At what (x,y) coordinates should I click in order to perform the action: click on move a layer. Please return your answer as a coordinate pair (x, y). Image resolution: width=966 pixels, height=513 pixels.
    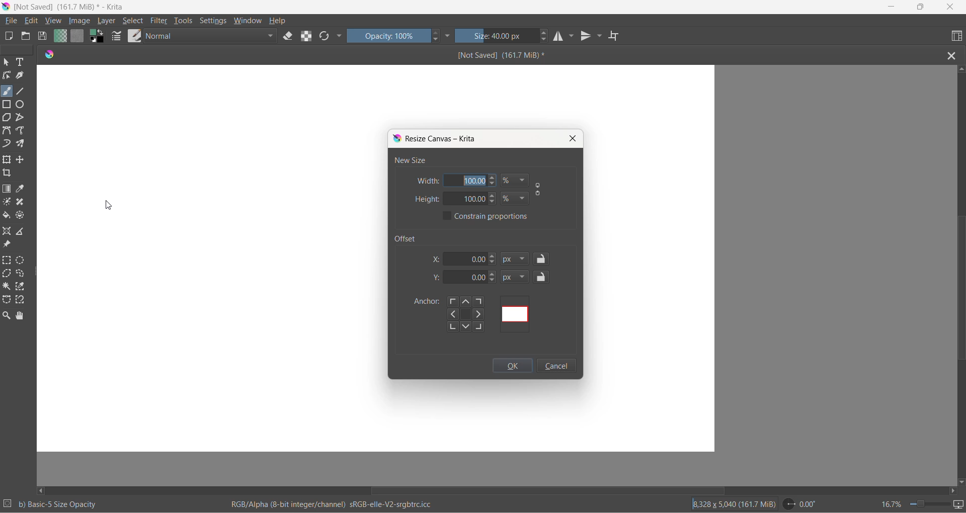
    Looking at the image, I should click on (22, 160).